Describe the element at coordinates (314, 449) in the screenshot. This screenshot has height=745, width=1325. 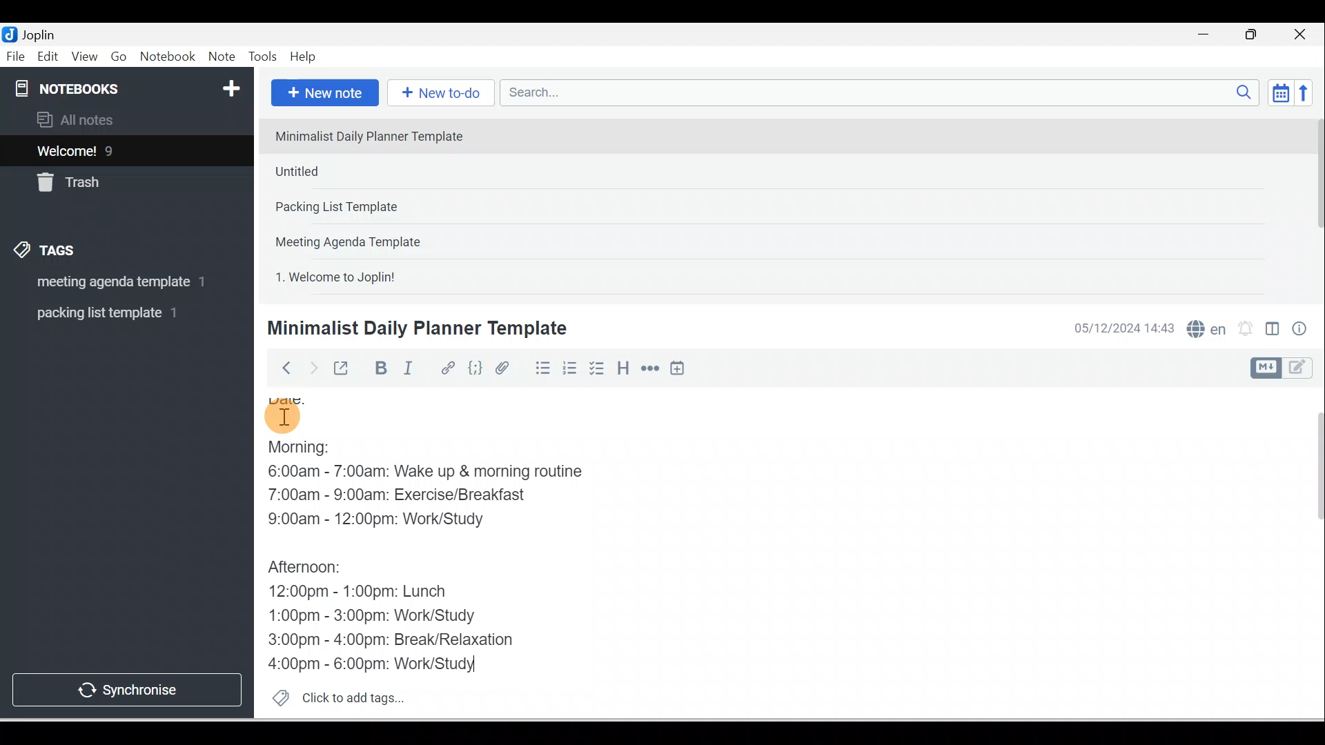
I see `Morning:` at that location.